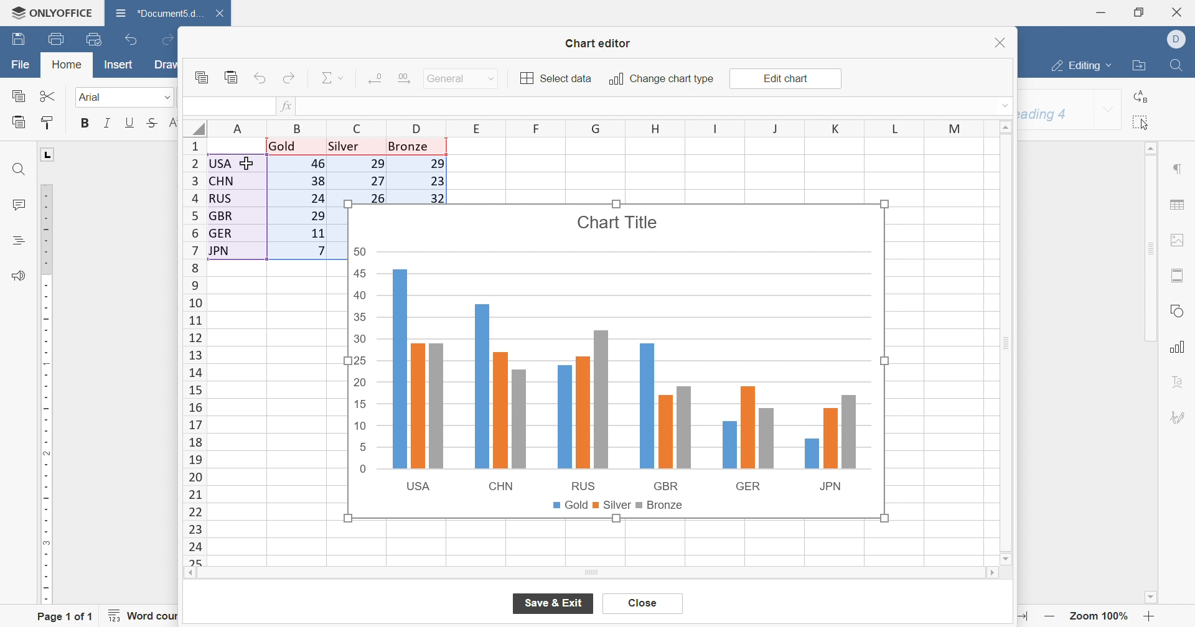 Image resolution: width=1195 pixels, height=627 pixels. What do you see at coordinates (93, 98) in the screenshot?
I see `Arial` at bounding box center [93, 98].